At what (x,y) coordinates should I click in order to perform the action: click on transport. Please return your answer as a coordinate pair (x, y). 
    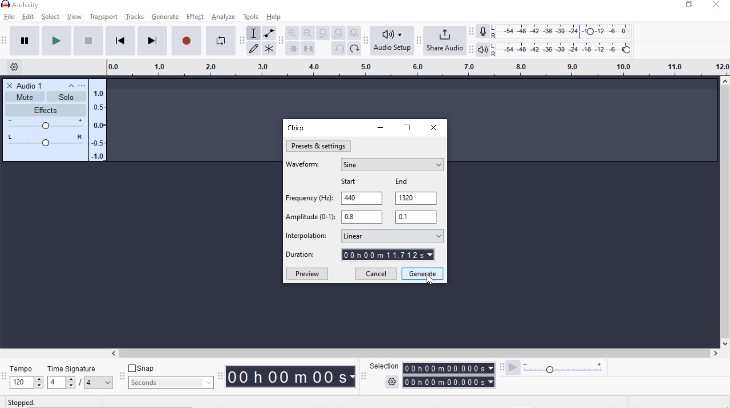
    Looking at the image, I should click on (103, 16).